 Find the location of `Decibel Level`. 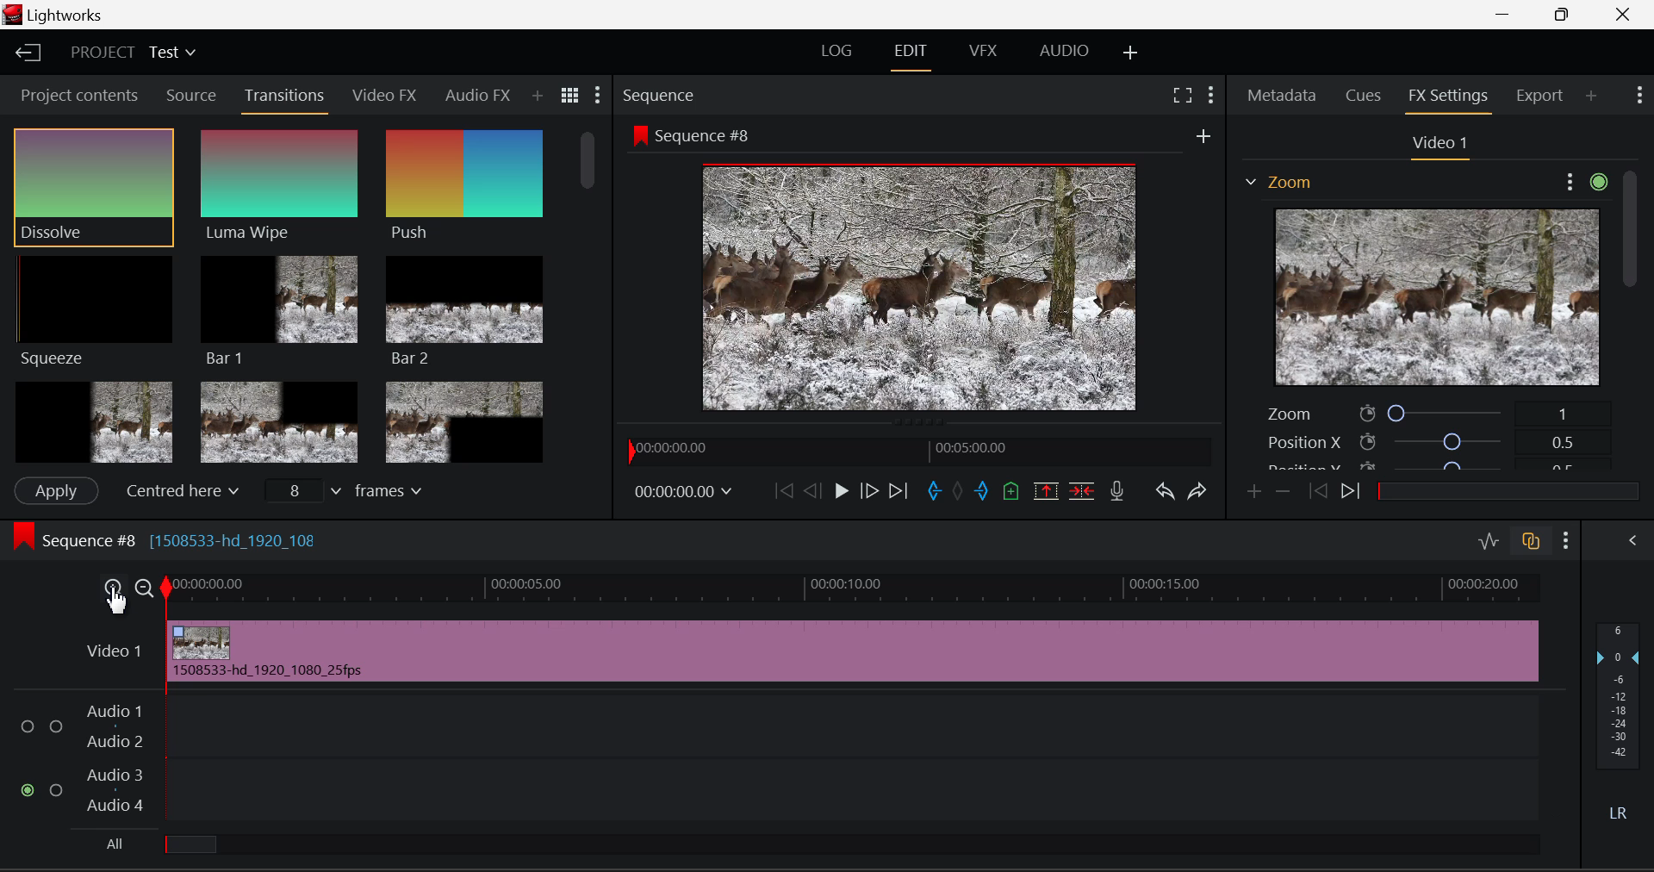

Decibel Level is located at coordinates (1619, 695).